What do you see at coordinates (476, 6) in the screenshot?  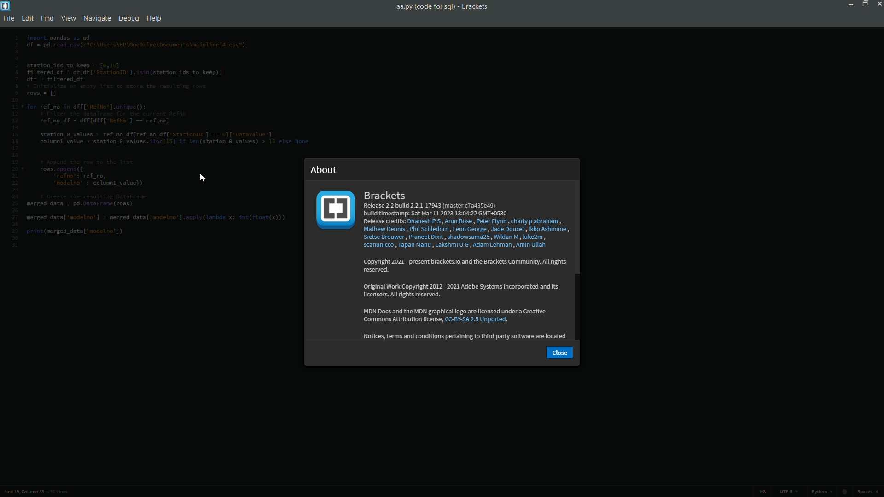 I see `app name` at bounding box center [476, 6].